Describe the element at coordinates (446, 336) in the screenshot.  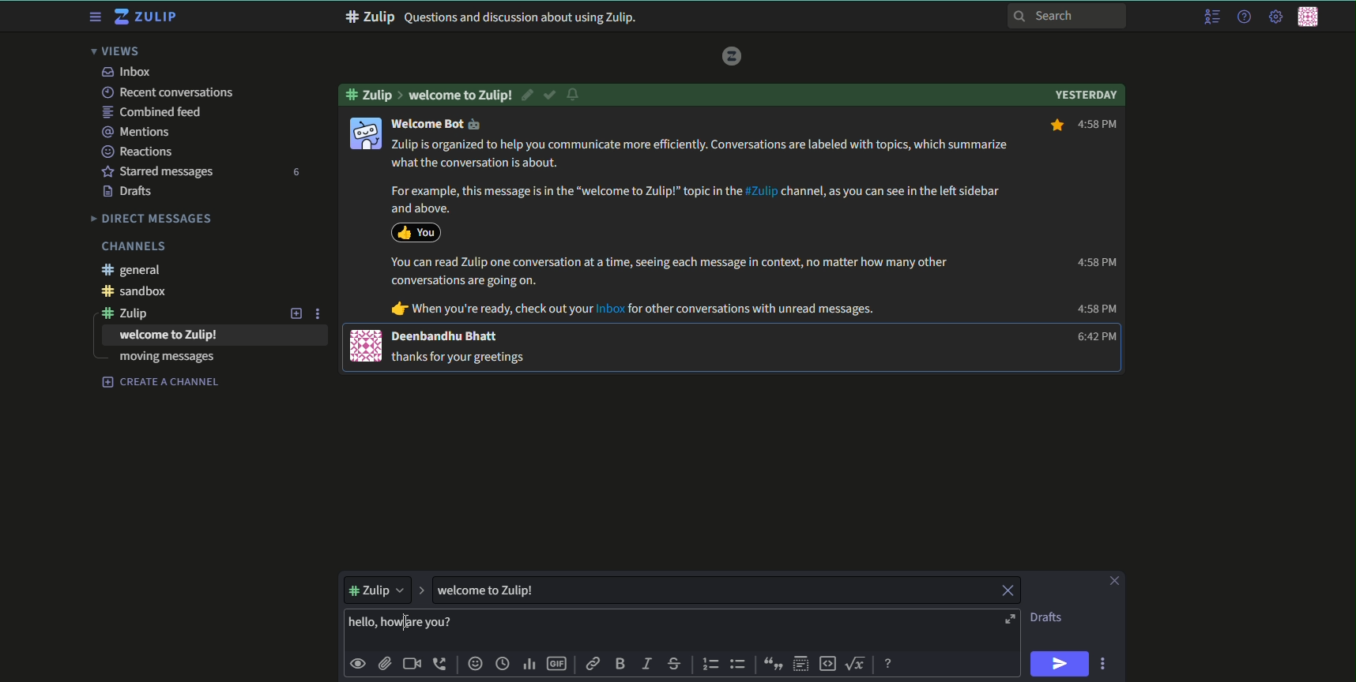
I see `Deenbandhu Bhatt` at that location.